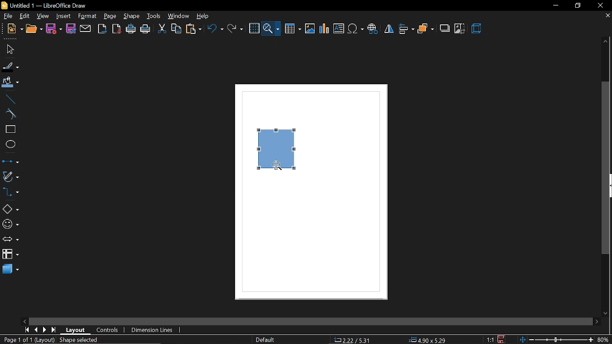 This screenshot has width=612, height=344. I want to click on Insert symbol, so click(356, 29).